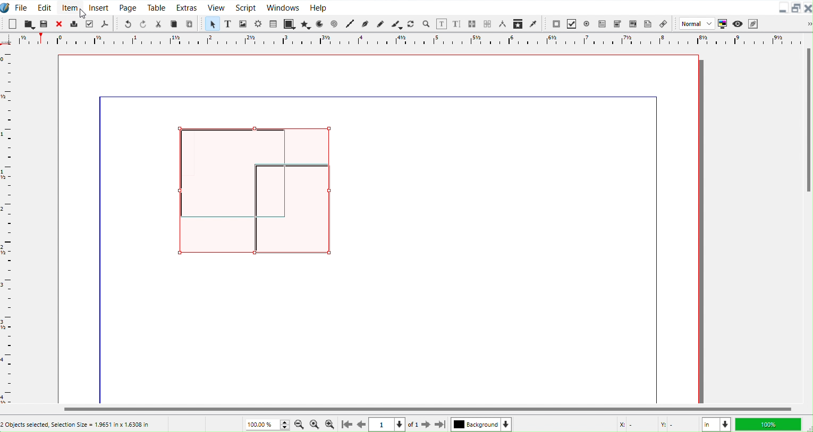 The width and height of the screenshot is (813, 432). What do you see at coordinates (488, 24) in the screenshot?
I see `Unlink frame work` at bounding box center [488, 24].